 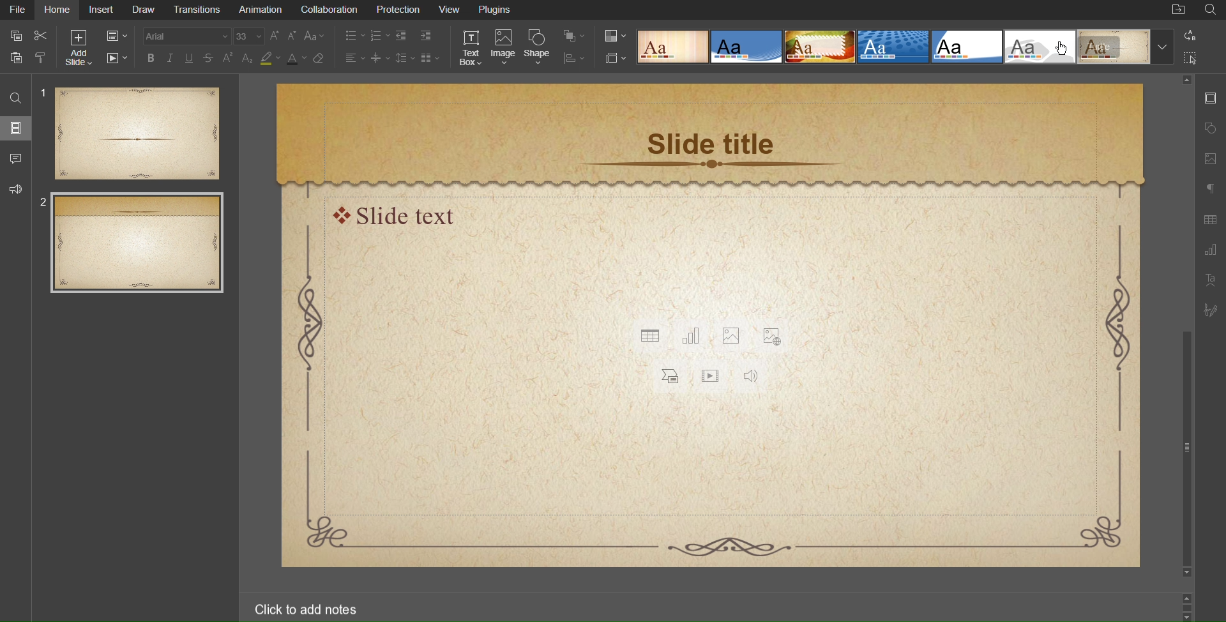 What do you see at coordinates (59, 11) in the screenshot?
I see `Home` at bounding box center [59, 11].